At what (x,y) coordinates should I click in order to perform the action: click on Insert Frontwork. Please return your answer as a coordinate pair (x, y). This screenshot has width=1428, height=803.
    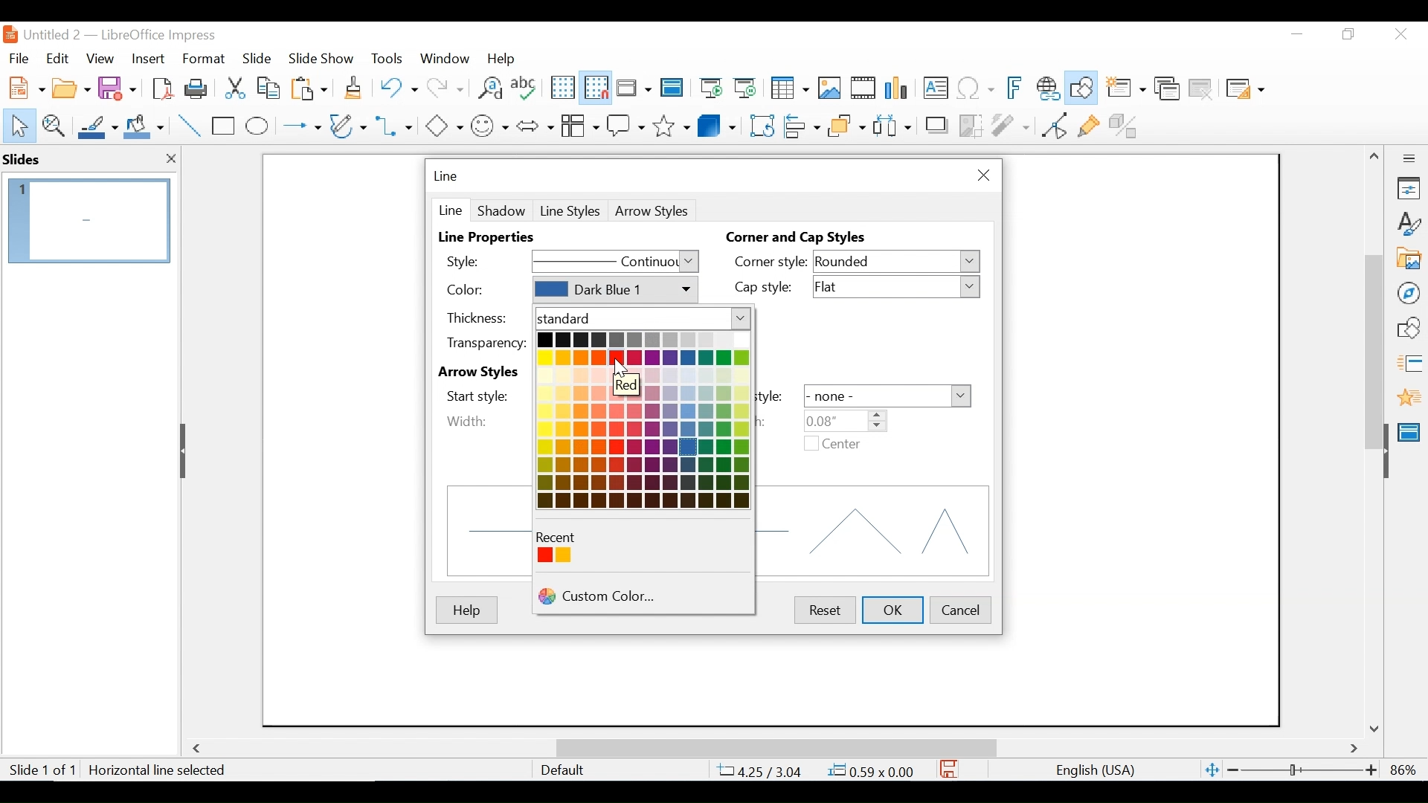
    Looking at the image, I should click on (1016, 88).